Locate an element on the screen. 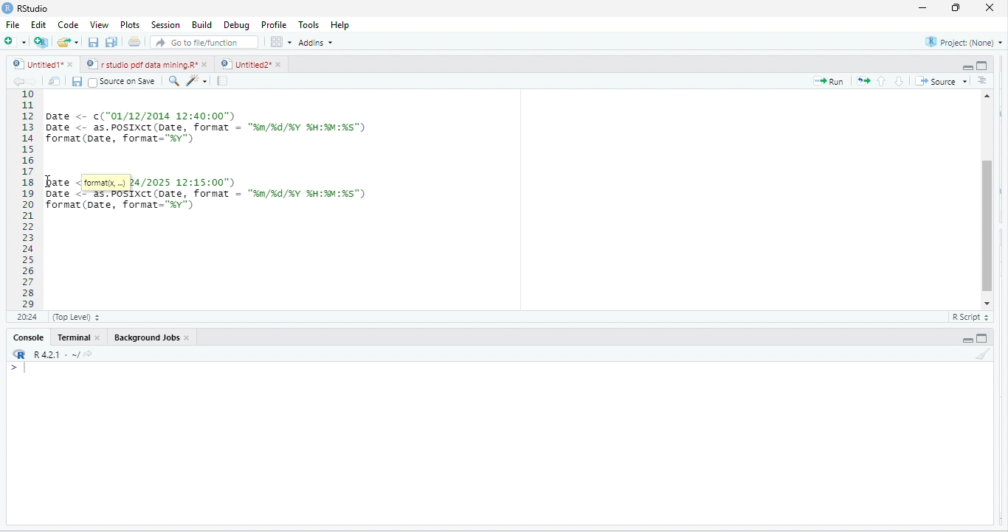 The width and height of the screenshot is (1008, 532). terminal is located at coordinates (75, 339).